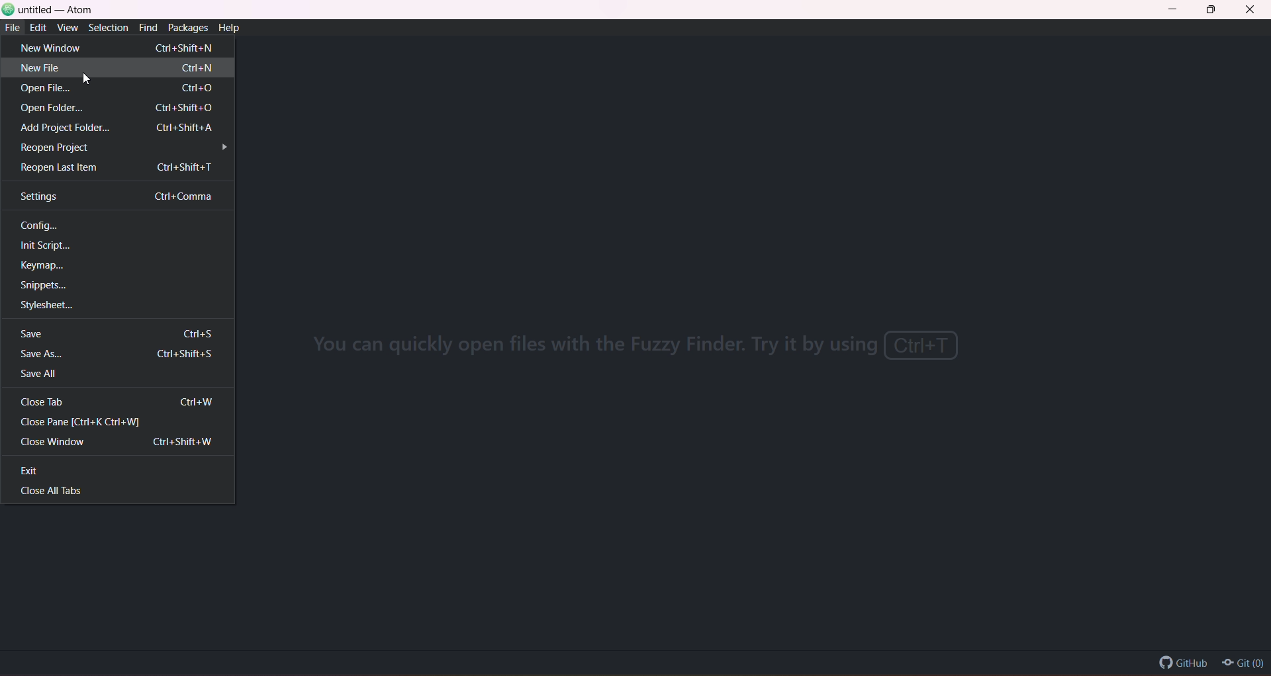 The width and height of the screenshot is (1271, 676). Describe the element at coordinates (119, 126) in the screenshot. I see `Add Project Folder... Ctrl+Shift+A` at that location.